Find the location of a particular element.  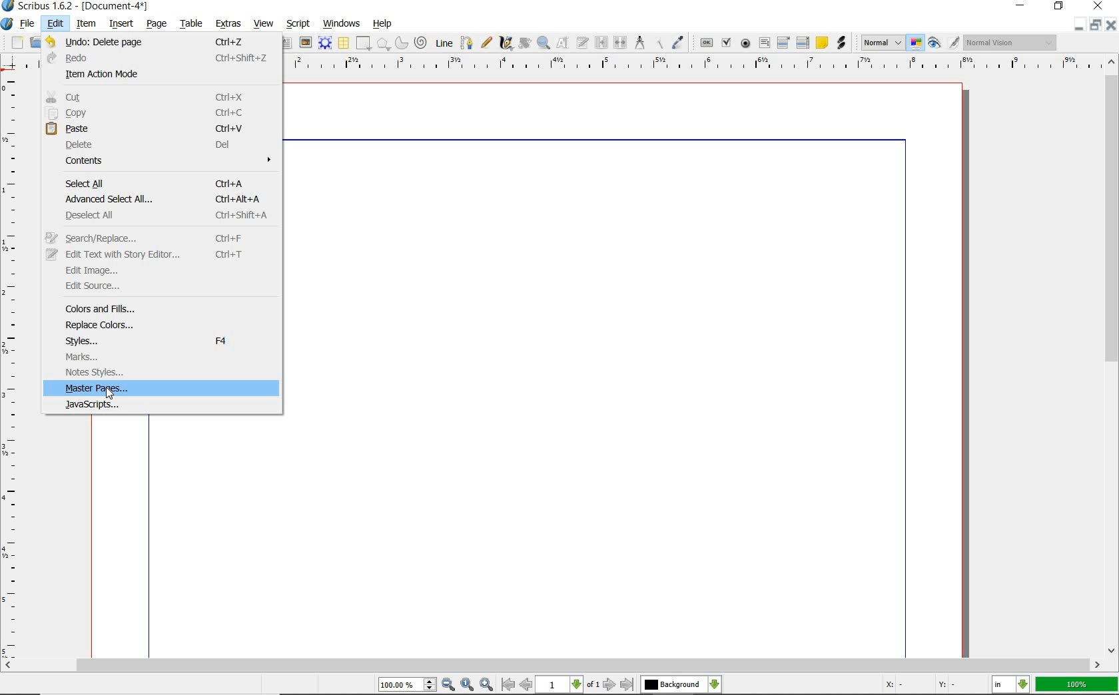

unlink text frames is located at coordinates (621, 43).